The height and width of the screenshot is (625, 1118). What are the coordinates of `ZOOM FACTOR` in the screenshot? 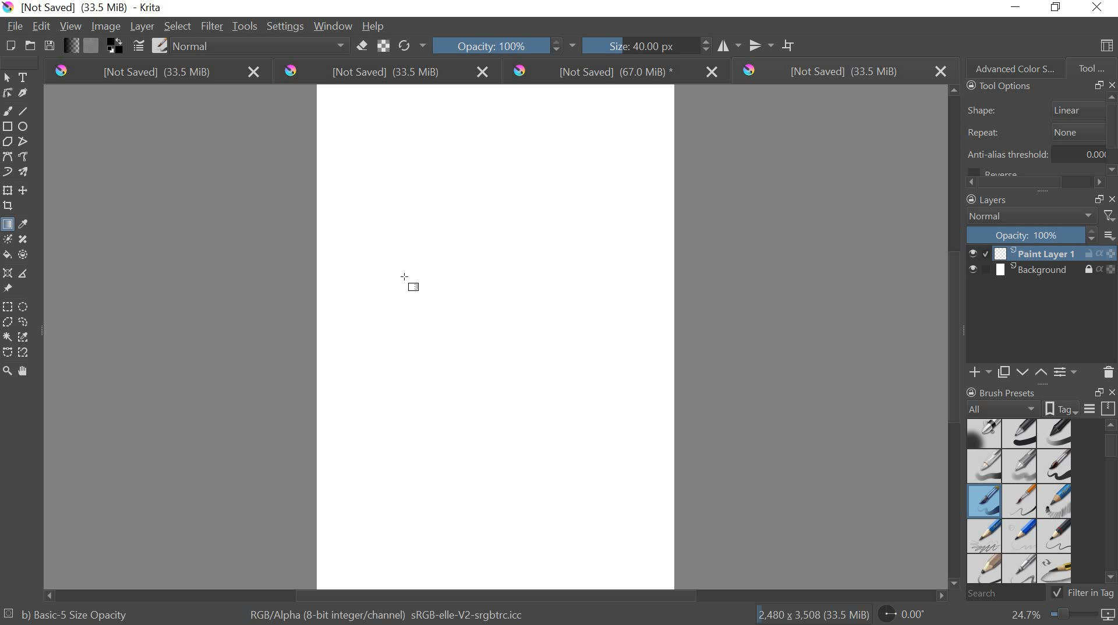 It's located at (1059, 616).